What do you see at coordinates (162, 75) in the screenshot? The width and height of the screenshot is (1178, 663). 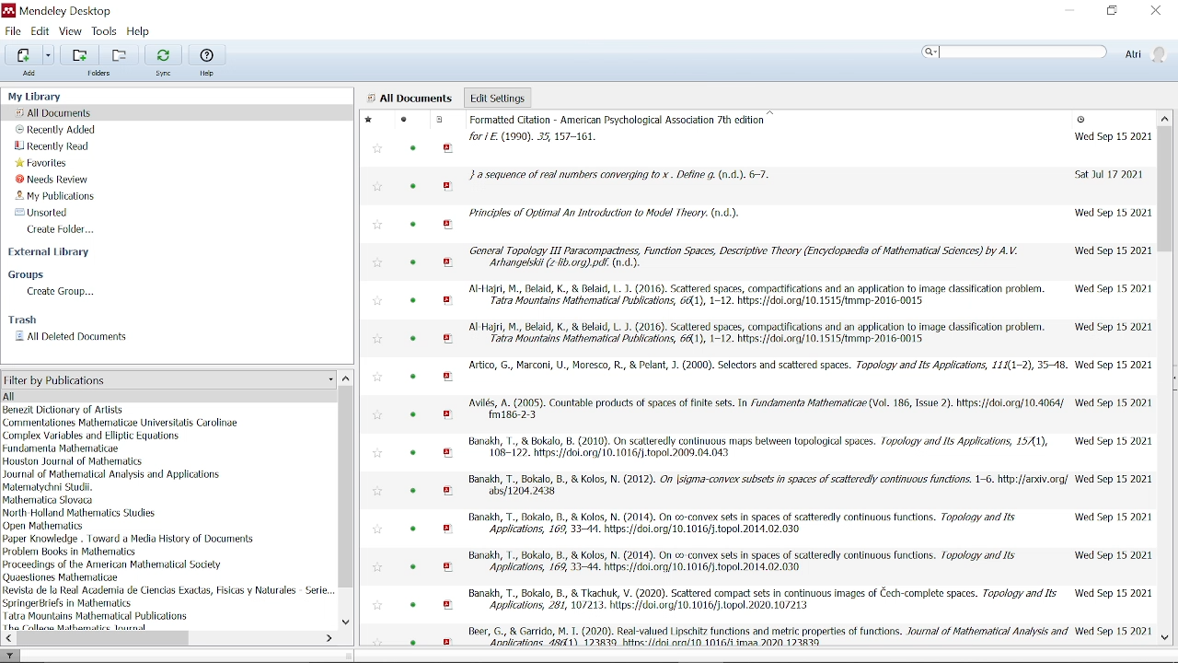 I see `Sync` at bounding box center [162, 75].